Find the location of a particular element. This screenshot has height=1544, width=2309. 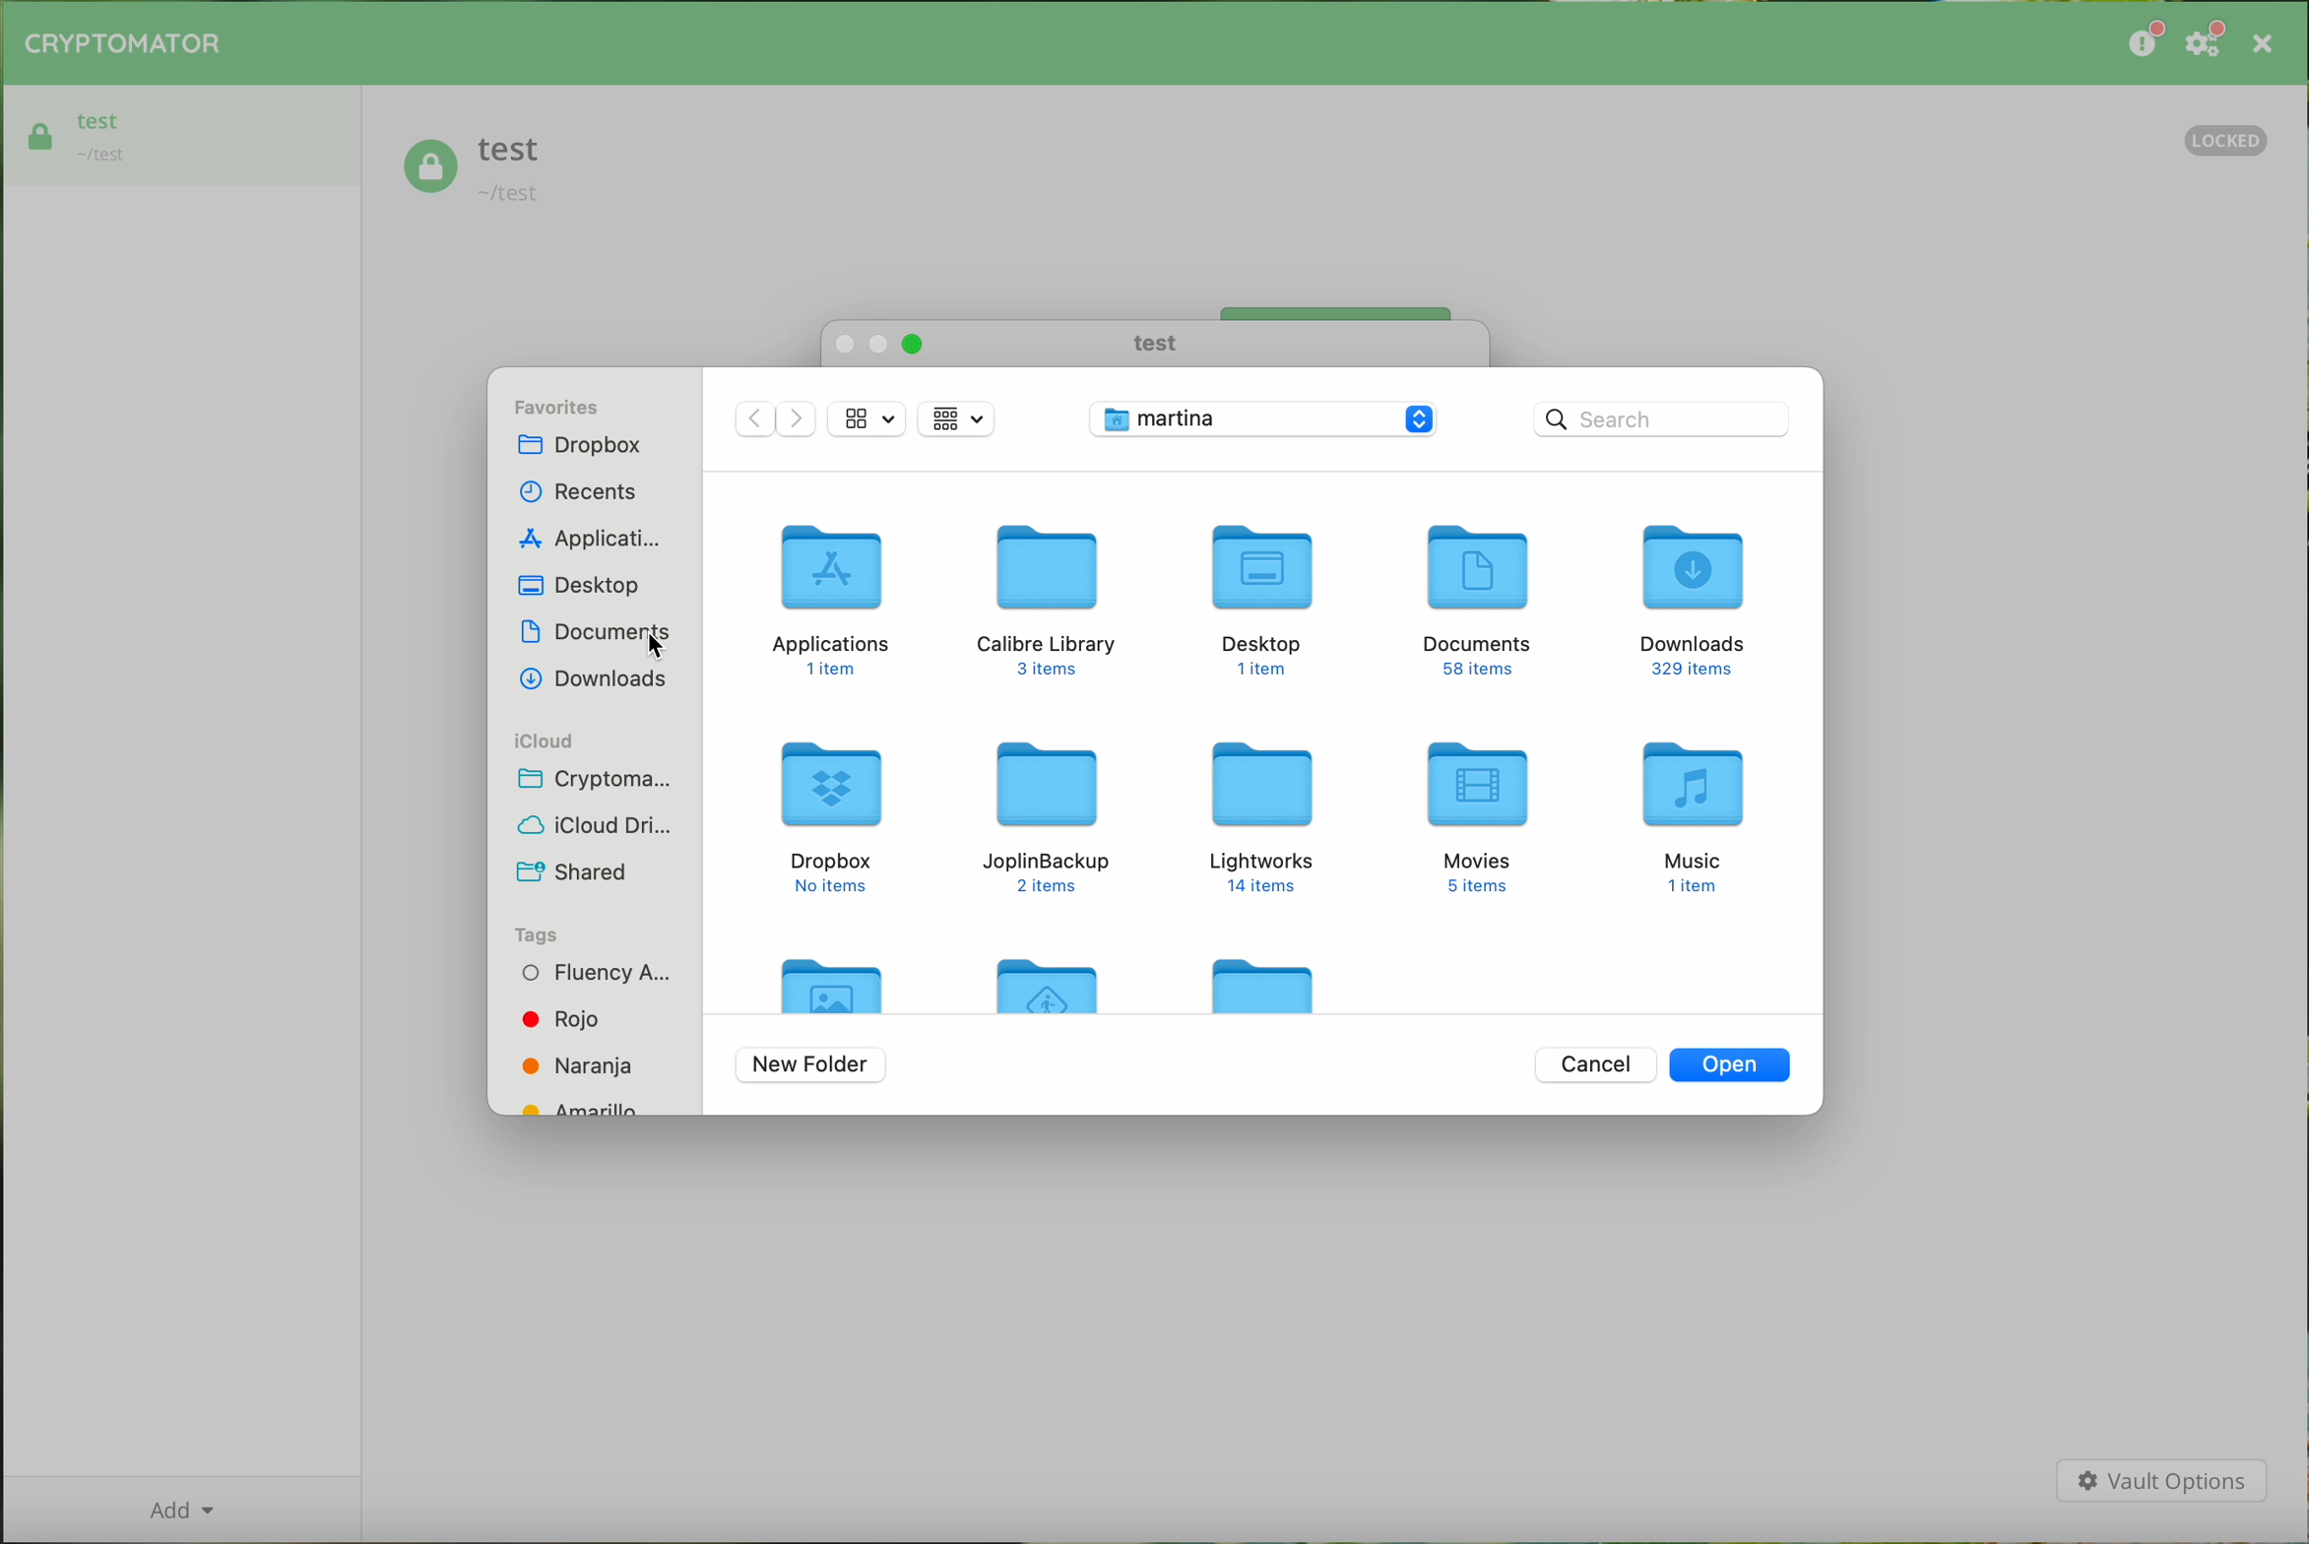

open  is located at coordinates (1732, 1063).